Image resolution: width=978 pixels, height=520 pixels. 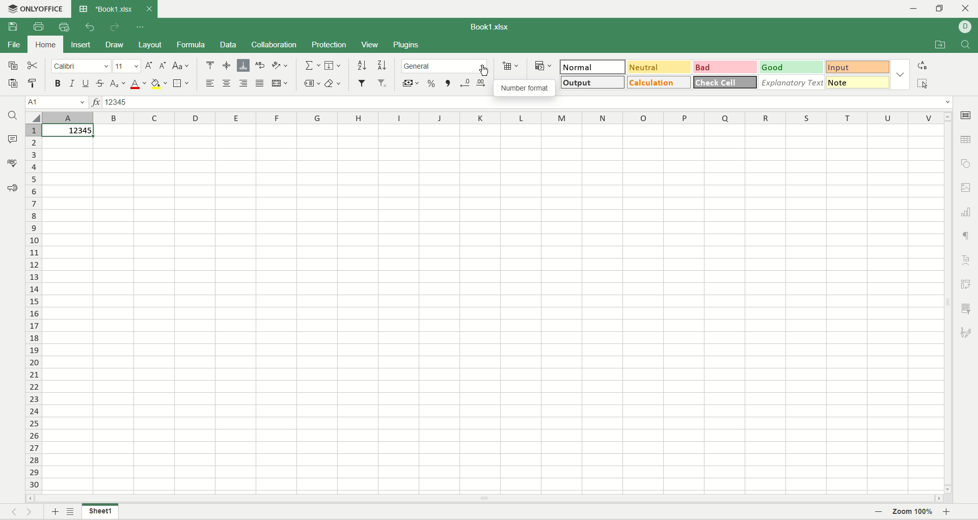 I want to click on output, so click(x=591, y=82).